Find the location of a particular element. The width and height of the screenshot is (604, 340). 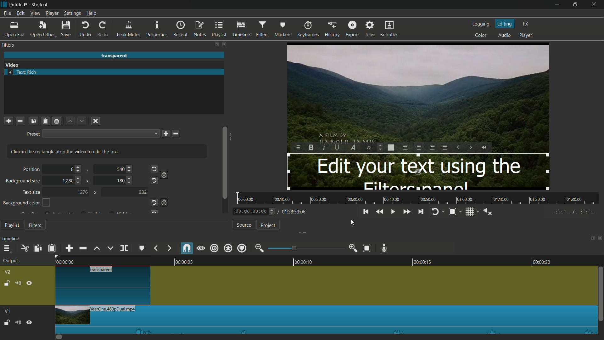

00:00:05 is located at coordinates (180, 261).